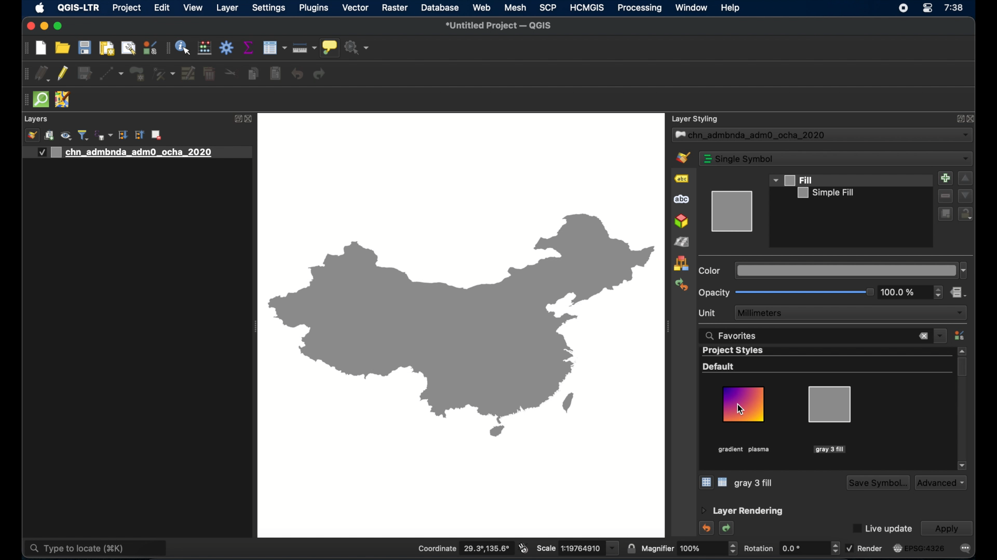 This screenshot has width=997, height=560. Describe the element at coordinates (732, 336) in the screenshot. I see `favorites` at that location.